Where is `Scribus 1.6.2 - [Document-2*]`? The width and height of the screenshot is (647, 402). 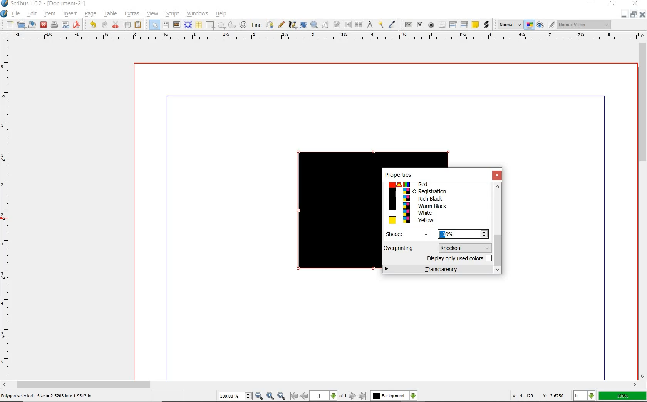 Scribus 1.6.2 - [Document-2*] is located at coordinates (44, 4).